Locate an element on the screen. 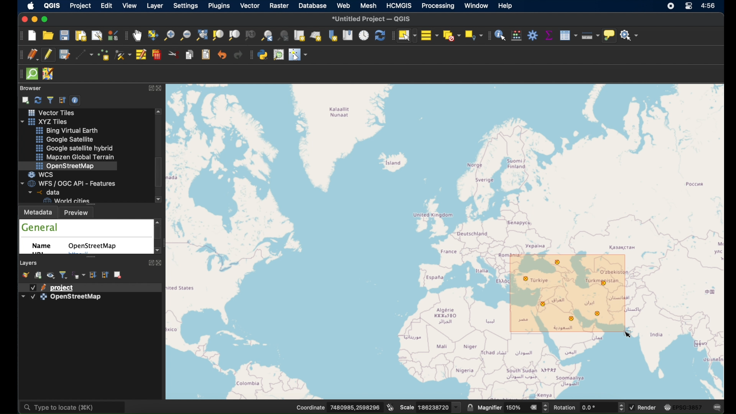  cursor is located at coordinates (629, 334).